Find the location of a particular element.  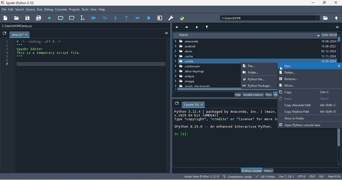

temp is located at coordinates (20, 35).